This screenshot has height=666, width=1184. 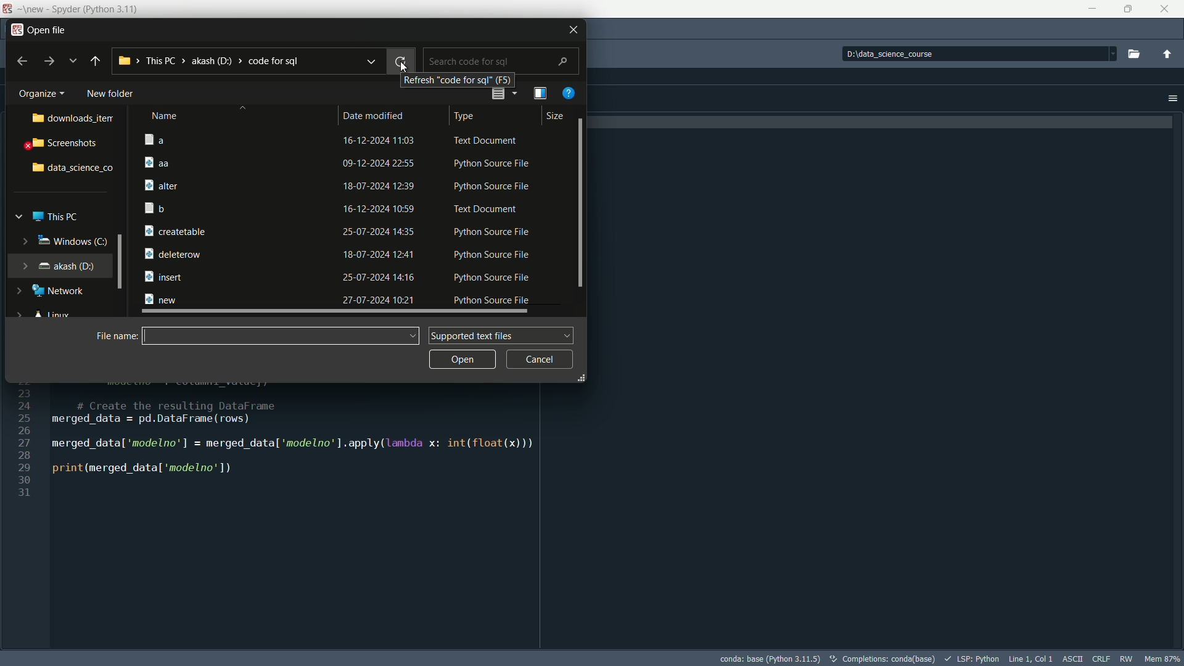 What do you see at coordinates (42, 94) in the screenshot?
I see `organize` at bounding box center [42, 94].